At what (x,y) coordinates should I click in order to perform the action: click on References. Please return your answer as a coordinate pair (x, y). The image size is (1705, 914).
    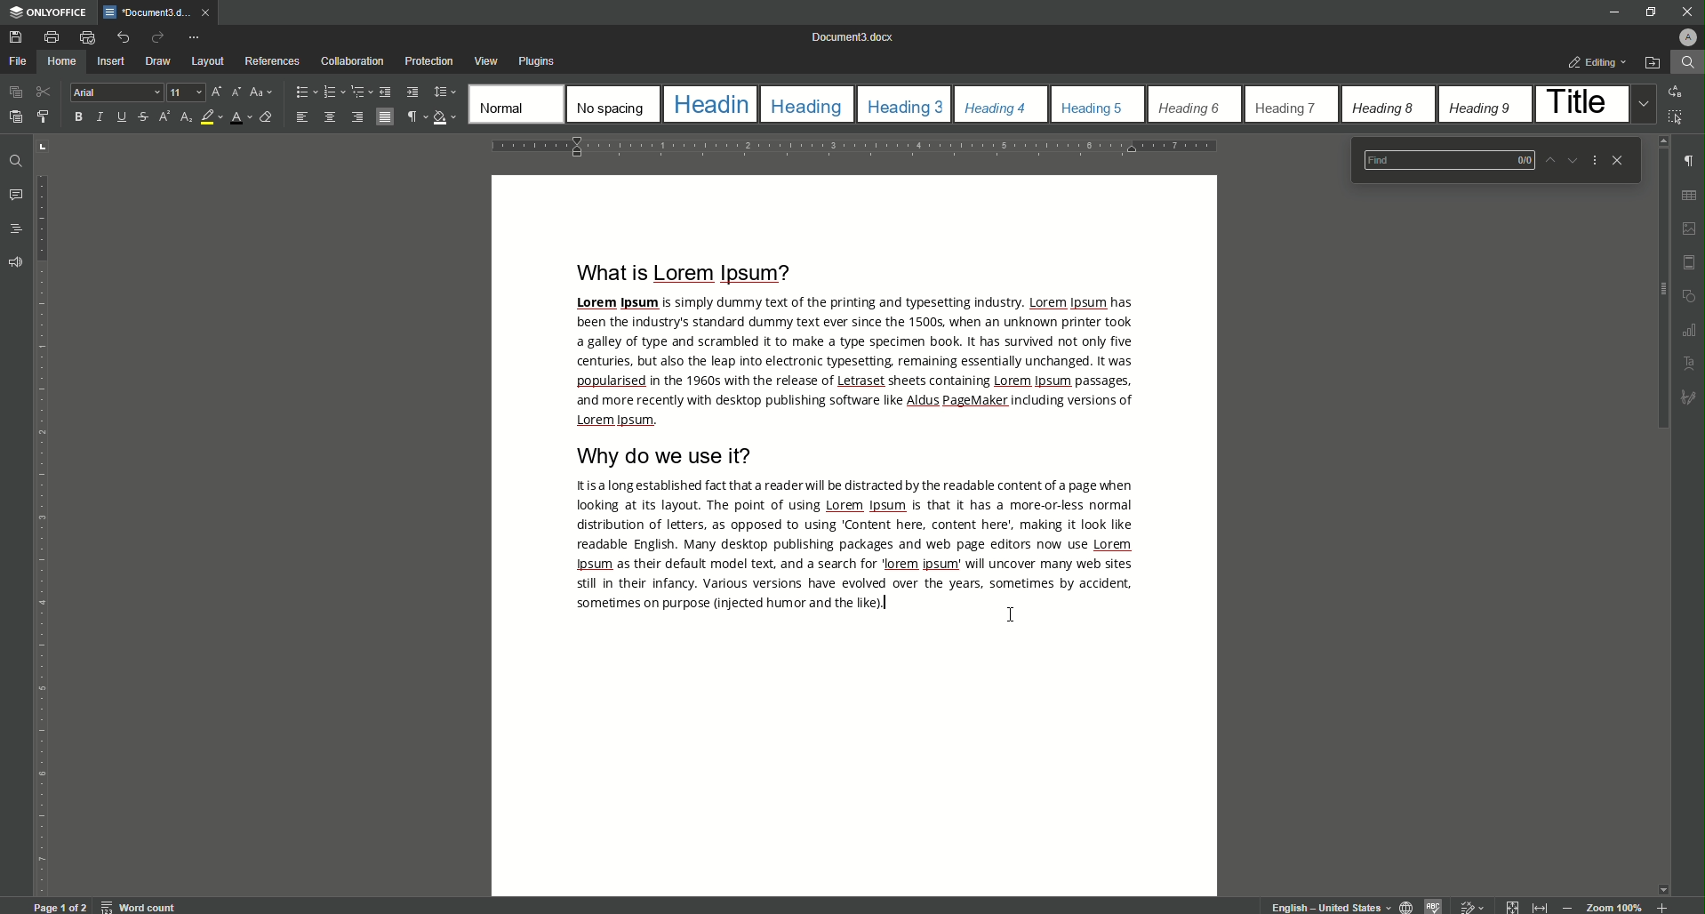
    Looking at the image, I should click on (271, 62).